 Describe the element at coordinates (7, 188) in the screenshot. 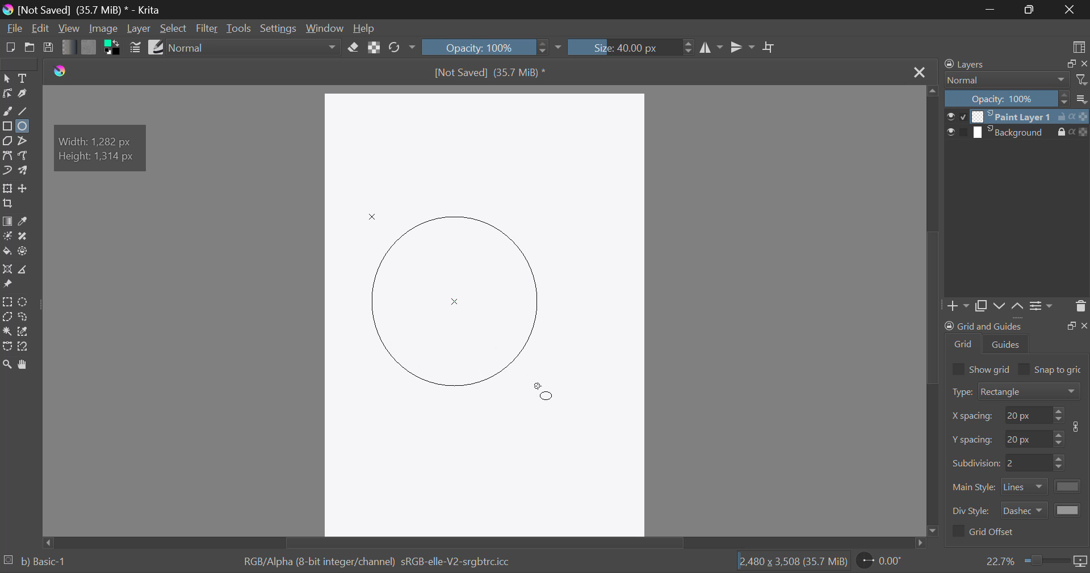

I see `Transform Layer` at that location.